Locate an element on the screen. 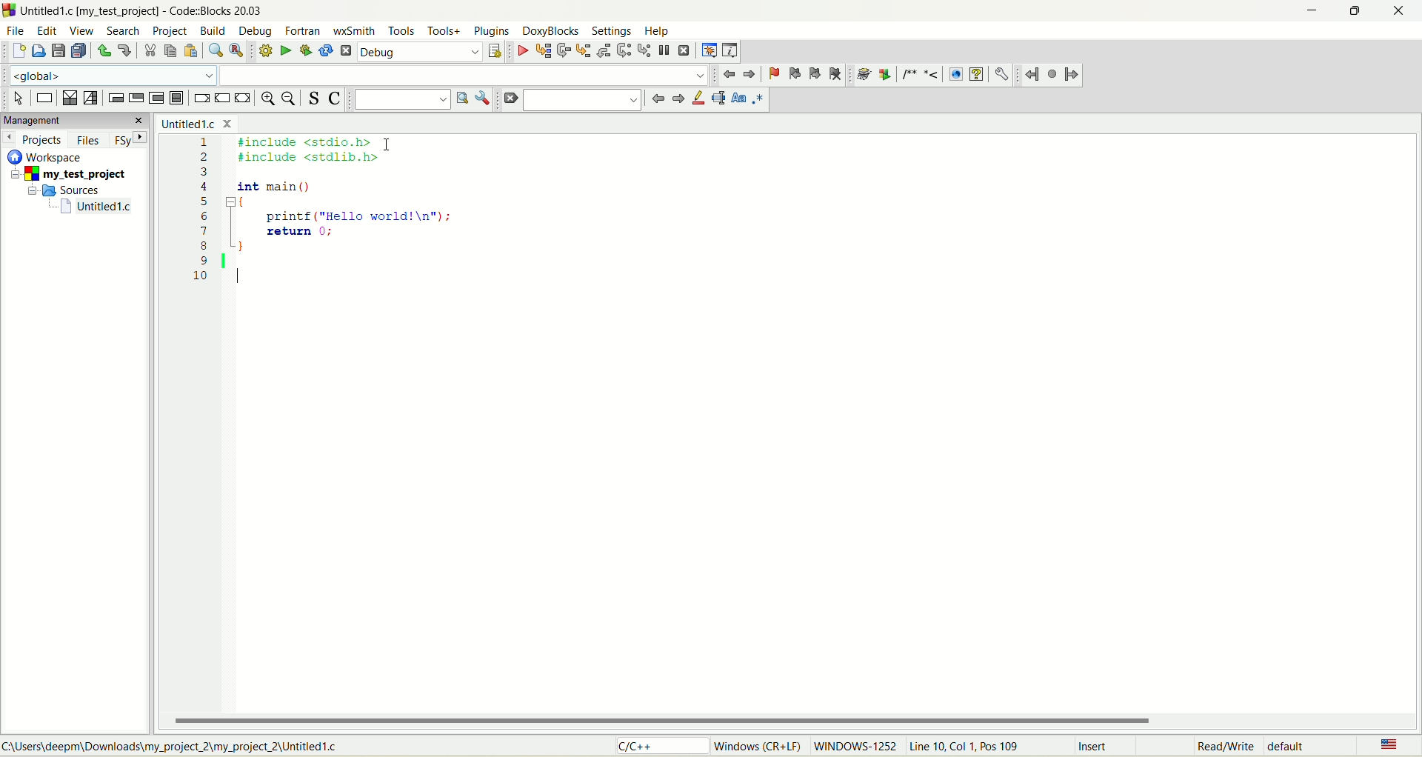 The height and width of the screenshot is (757, 1422). select target dialog is located at coordinates (495, 51).